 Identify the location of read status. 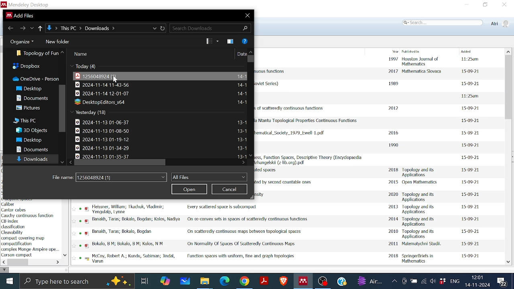
(82, 209).